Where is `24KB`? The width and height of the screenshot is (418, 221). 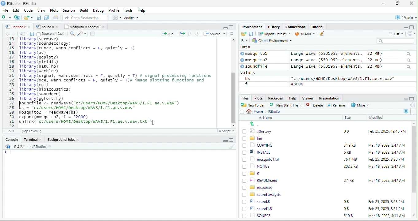 24KB is located at coordinates (348, 180).